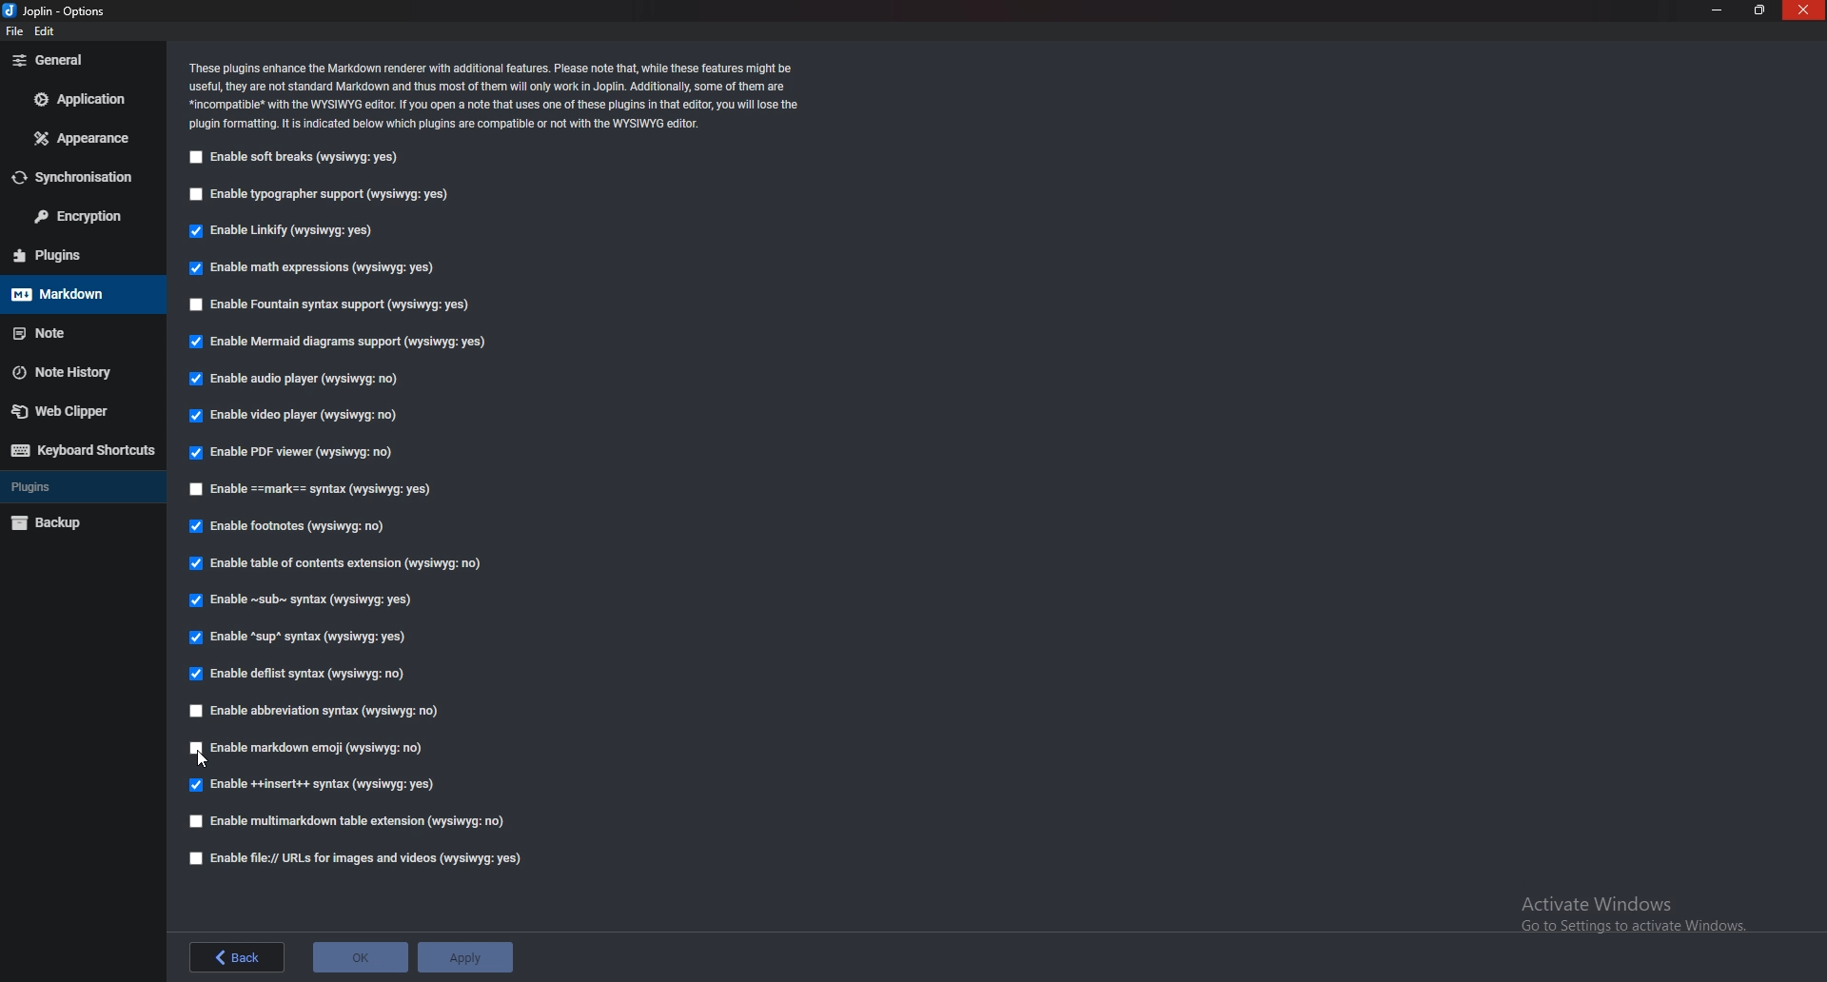  I want to click on enable insert syntax, so click(312, 785).